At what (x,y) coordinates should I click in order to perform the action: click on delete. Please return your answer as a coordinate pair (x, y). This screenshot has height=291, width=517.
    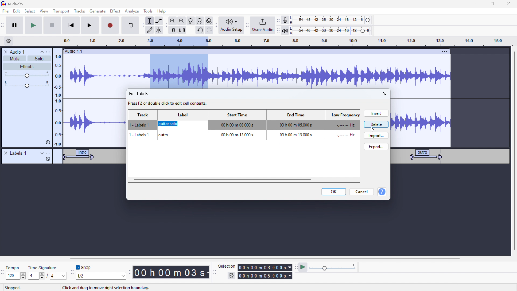
    Looking at the image, I should click on (376, 124).